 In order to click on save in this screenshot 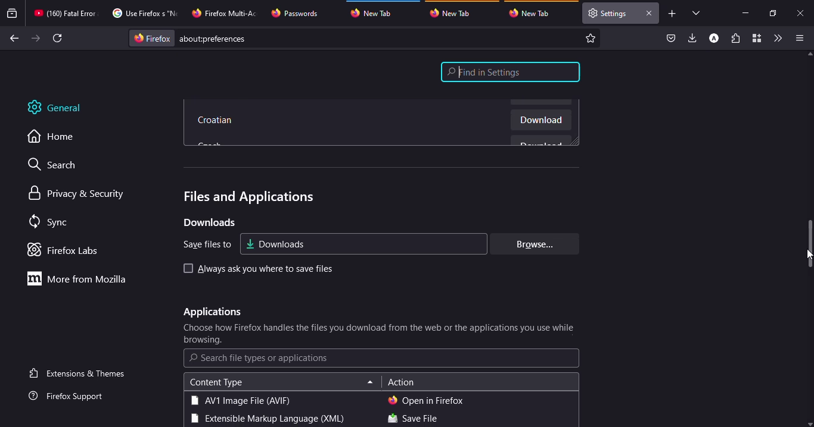, I will do `click(412, 419)`.